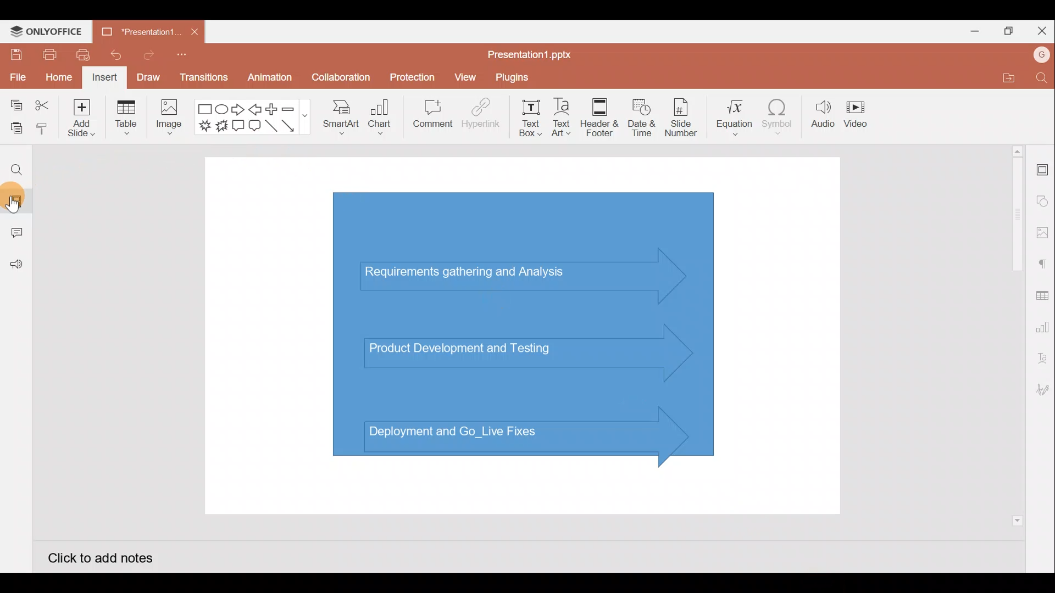 This screenshot has height=593, width=1055. What do you see at coordinates (971, 33) in the screenshot?
I see `Minimize` at bounding box center [971, 33].